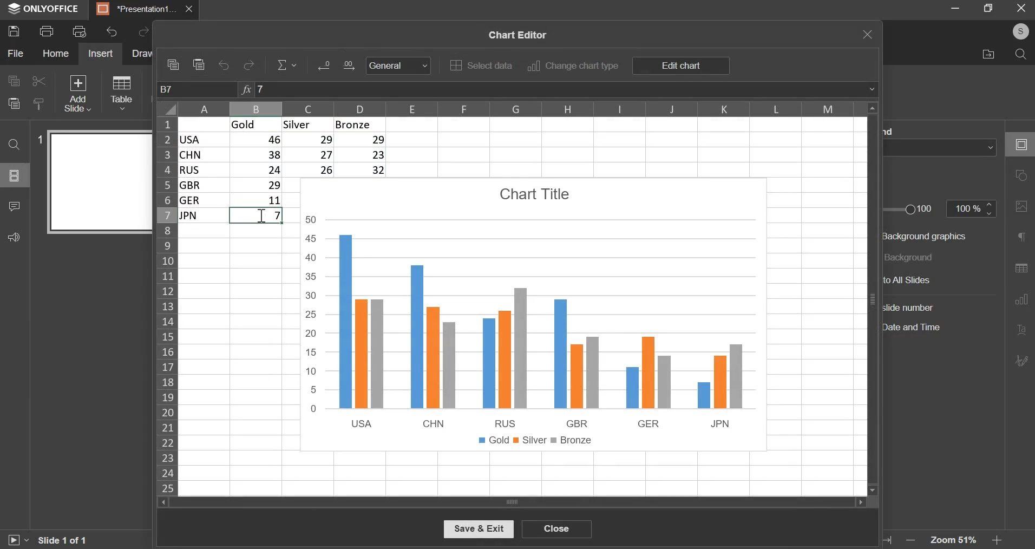 Image resolution: width=1035 pixels, height=549 pixels. I want to click on print, so click(46, 31).